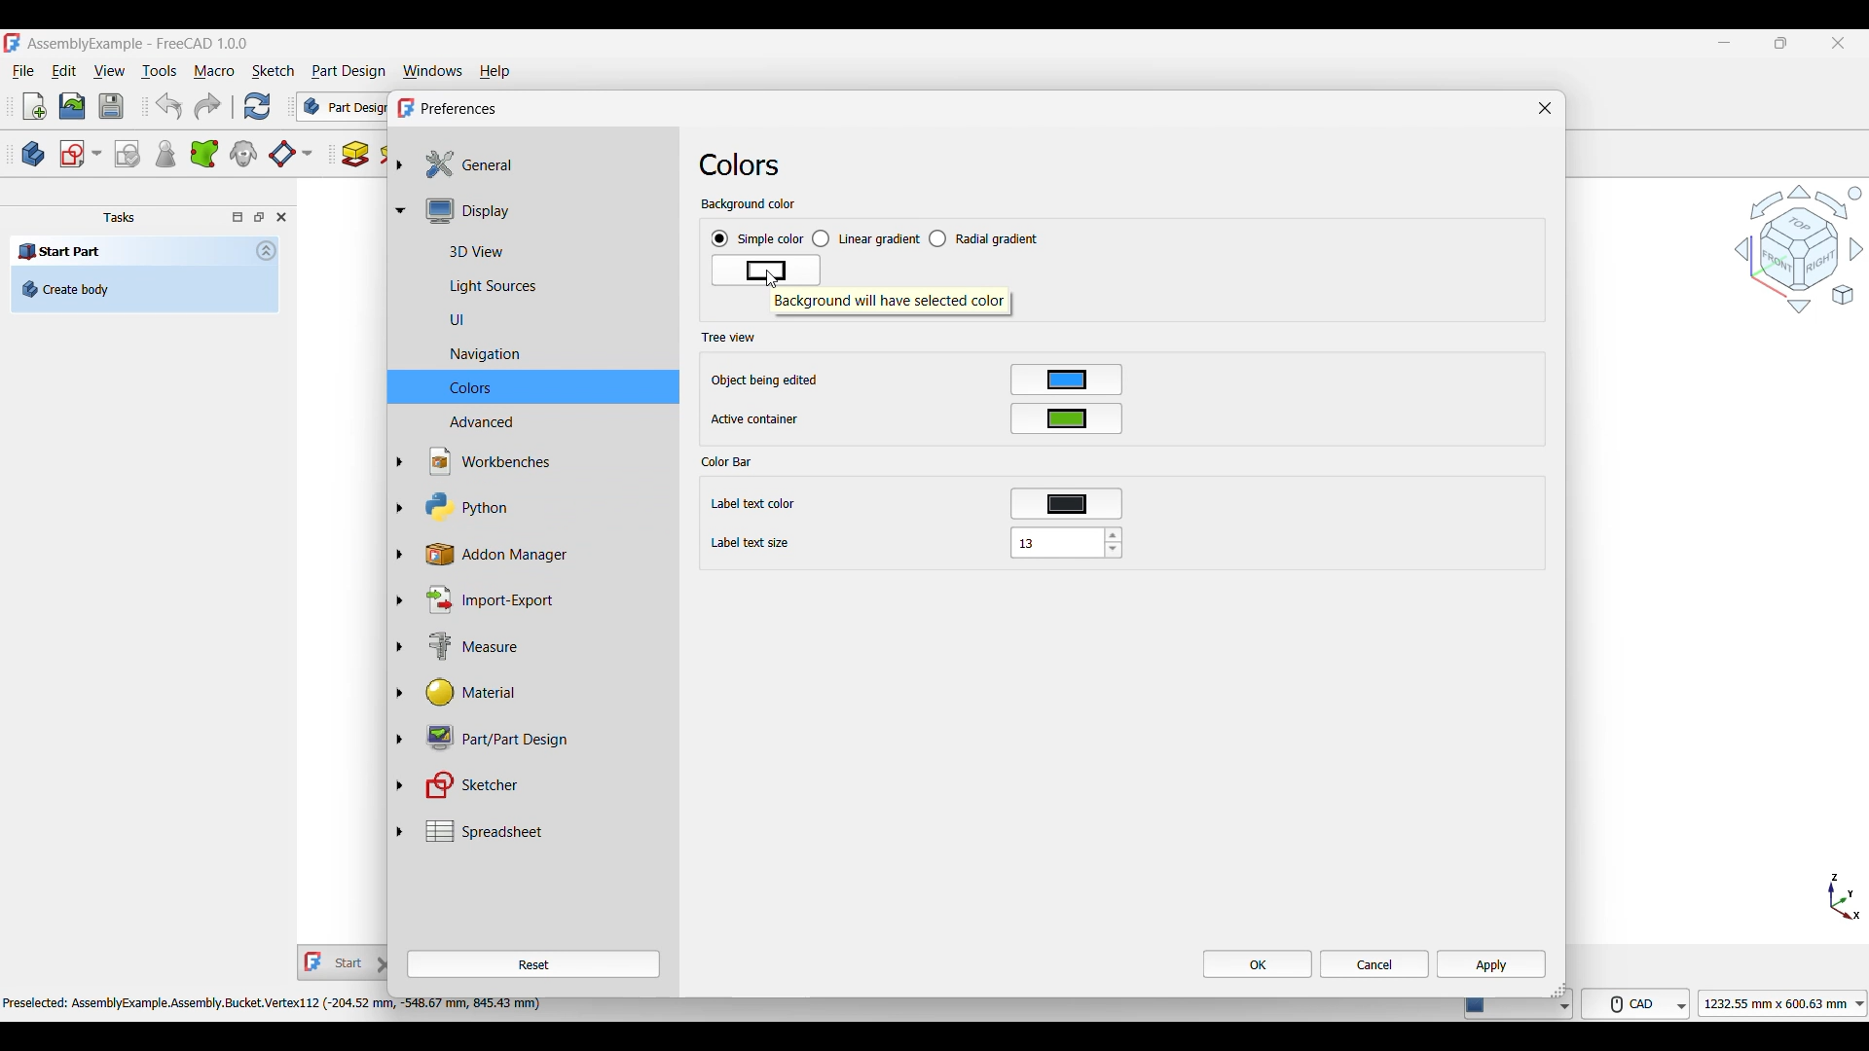  Describe the element at coordinates (1786, 1003) in the screenshot. I see ` 1232.55 mmx 600.63 mm` at that location.